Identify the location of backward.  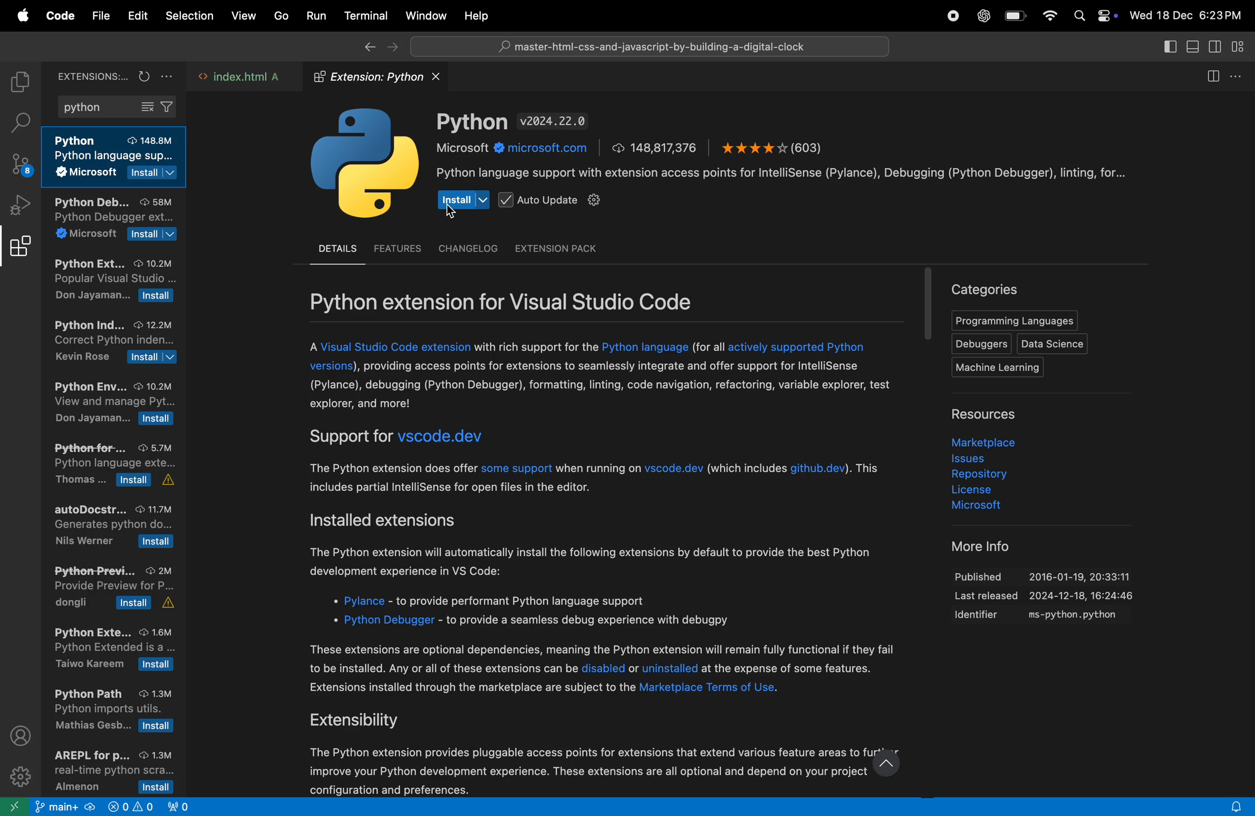
(364, 47).